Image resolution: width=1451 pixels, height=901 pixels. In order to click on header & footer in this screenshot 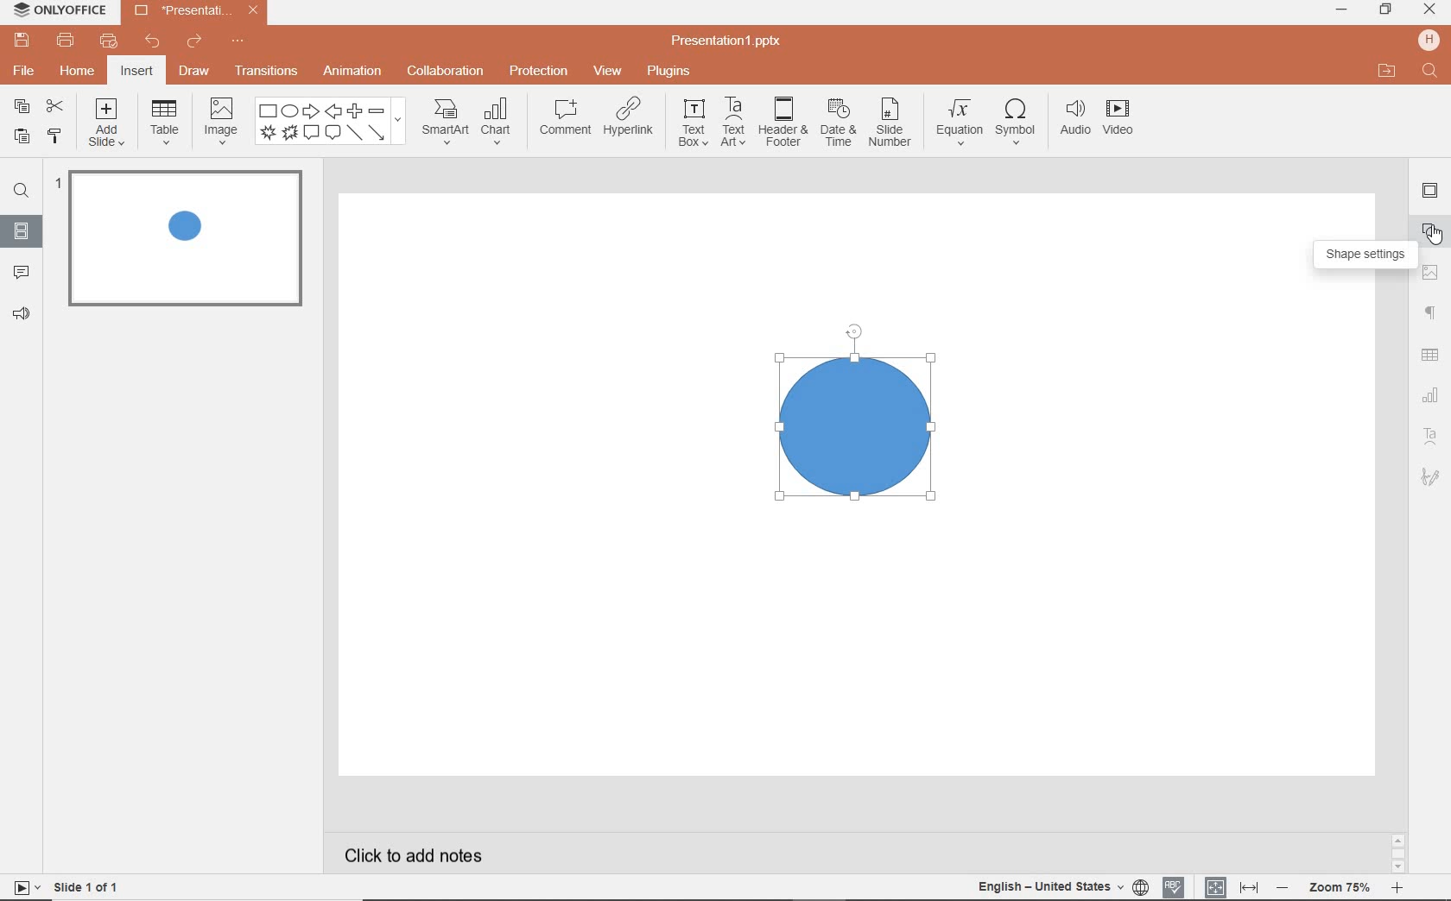, I will do `click(783, 124)`.